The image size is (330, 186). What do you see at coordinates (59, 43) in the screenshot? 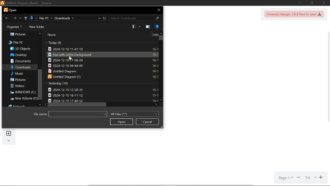
I see `number of files created ` at bounding box center [59, 43].